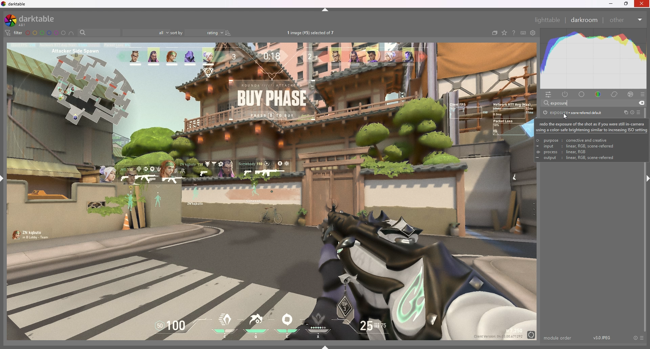 This screenshot has height=349, width=650. I want to click on hide, so click(325, 10).